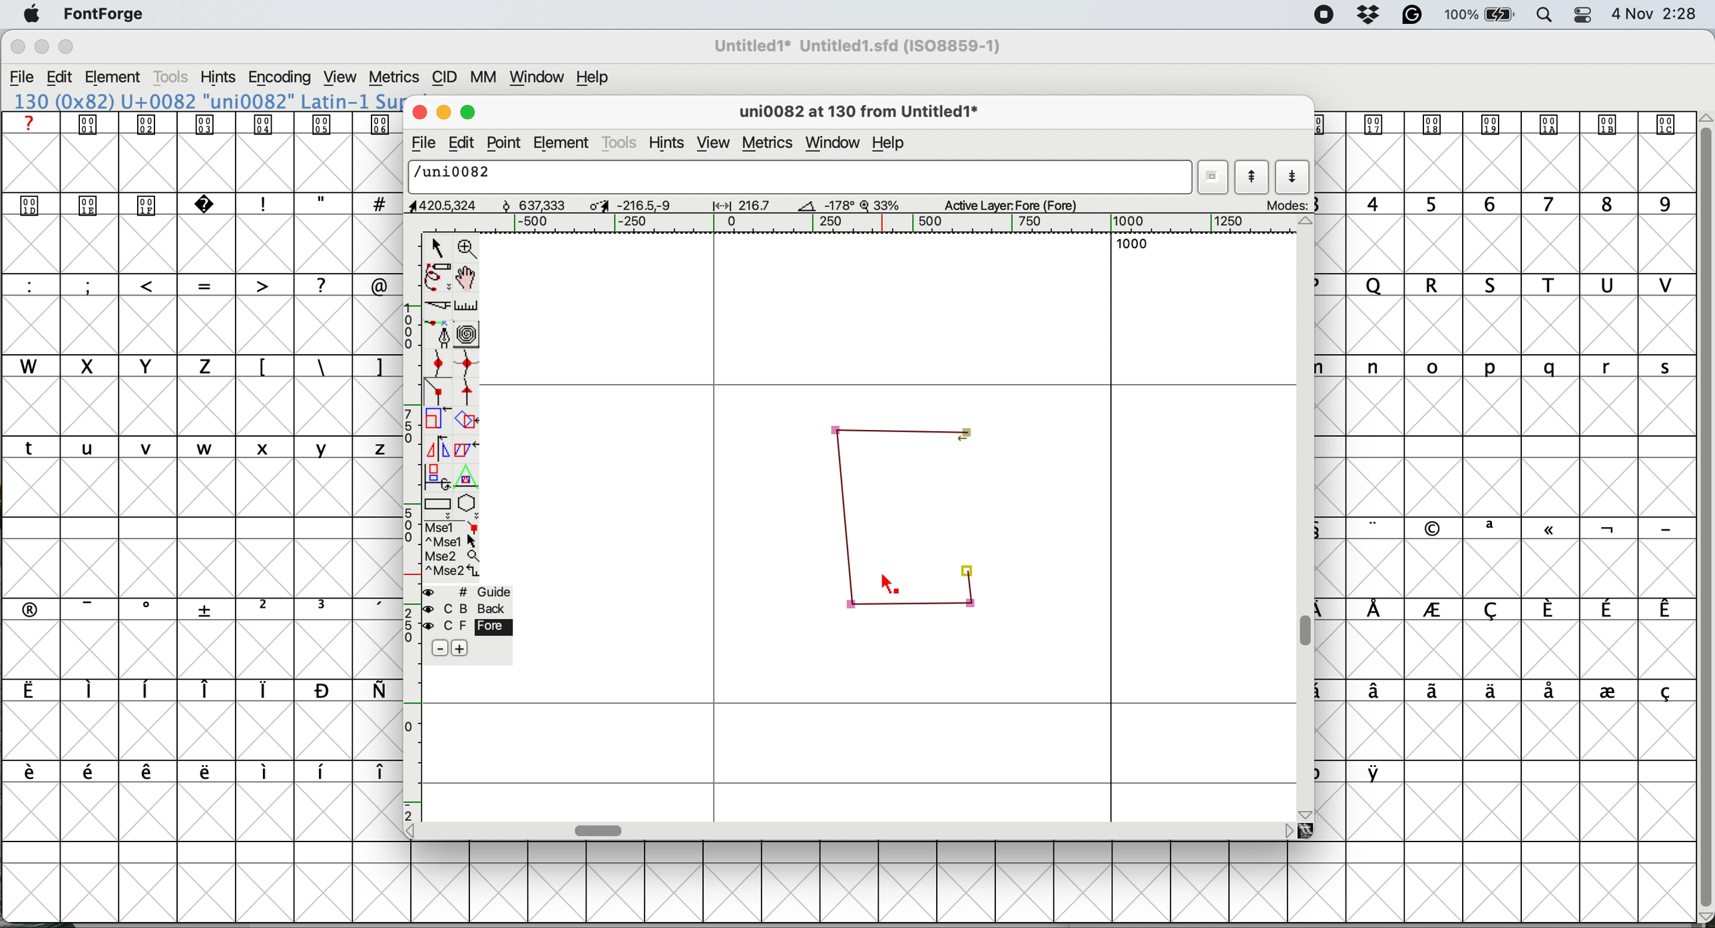 This screenshot has width=1715, height=928. I want to click on show next letter, so click(1294, 178).